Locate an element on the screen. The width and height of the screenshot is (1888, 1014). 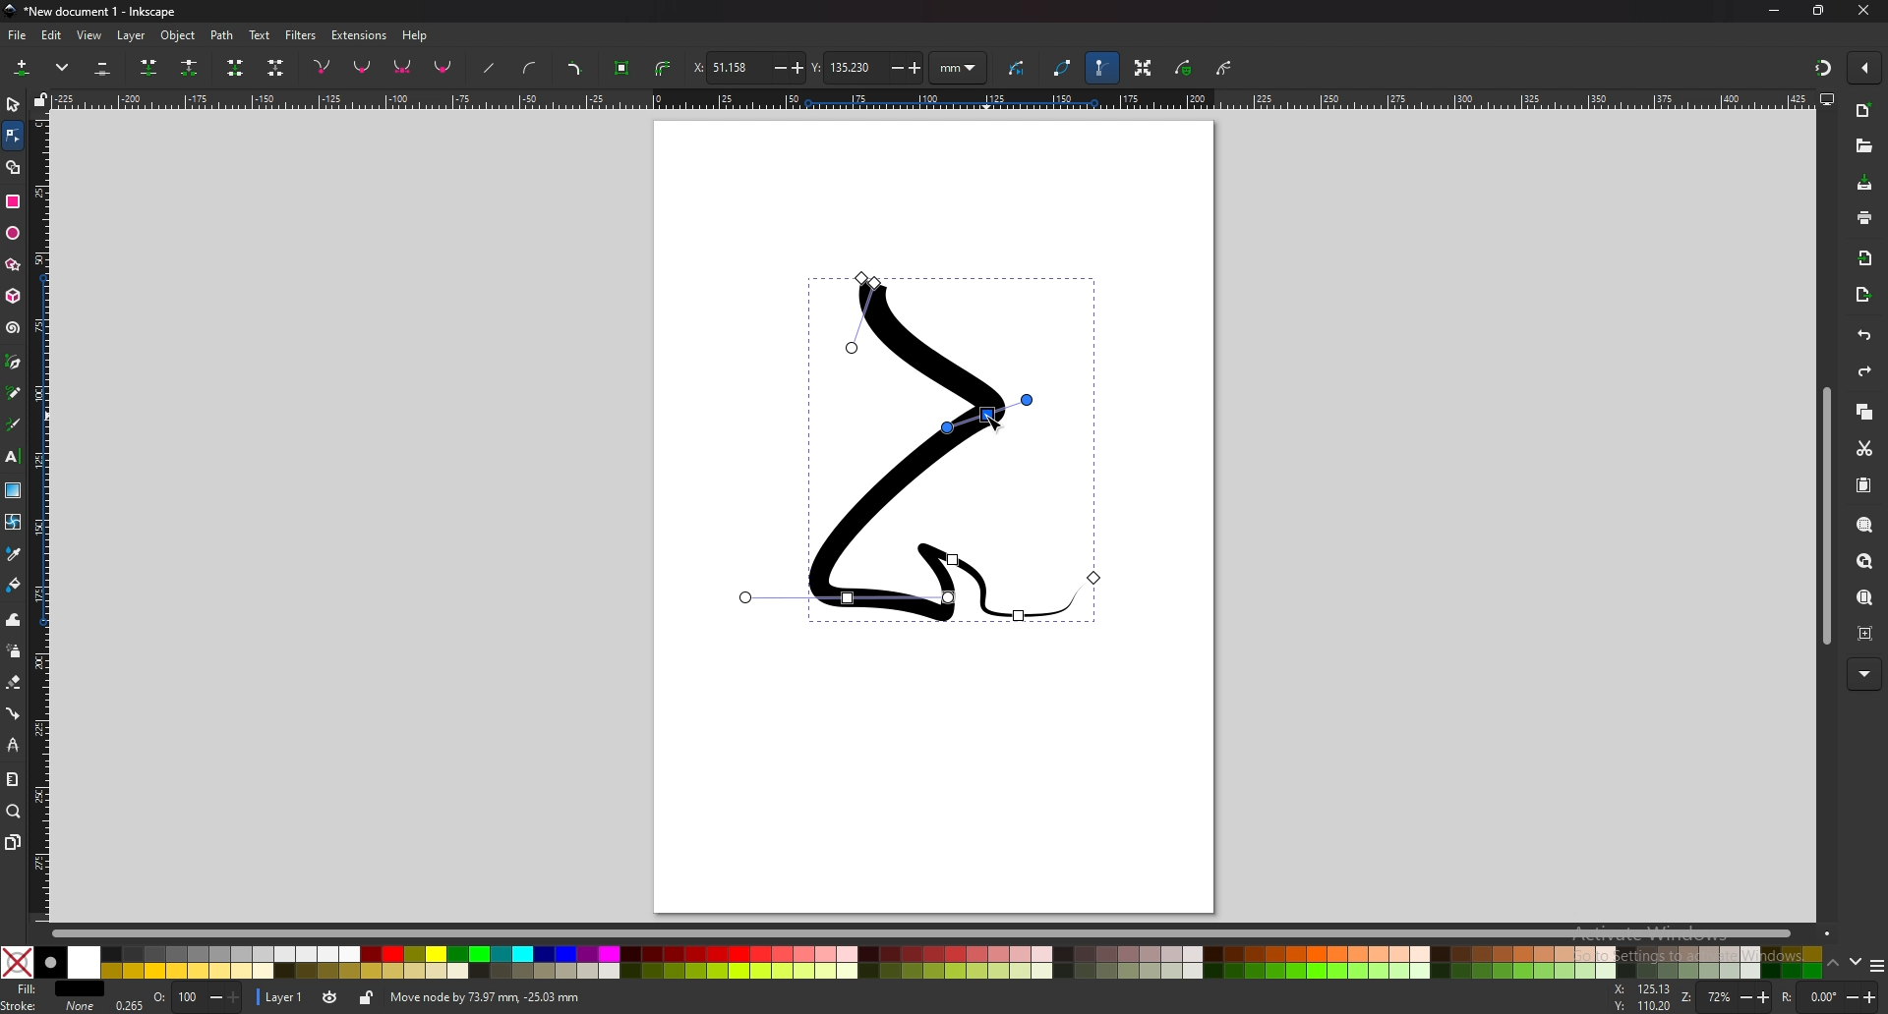
show clipping path is located at coordinates (1226, 68).